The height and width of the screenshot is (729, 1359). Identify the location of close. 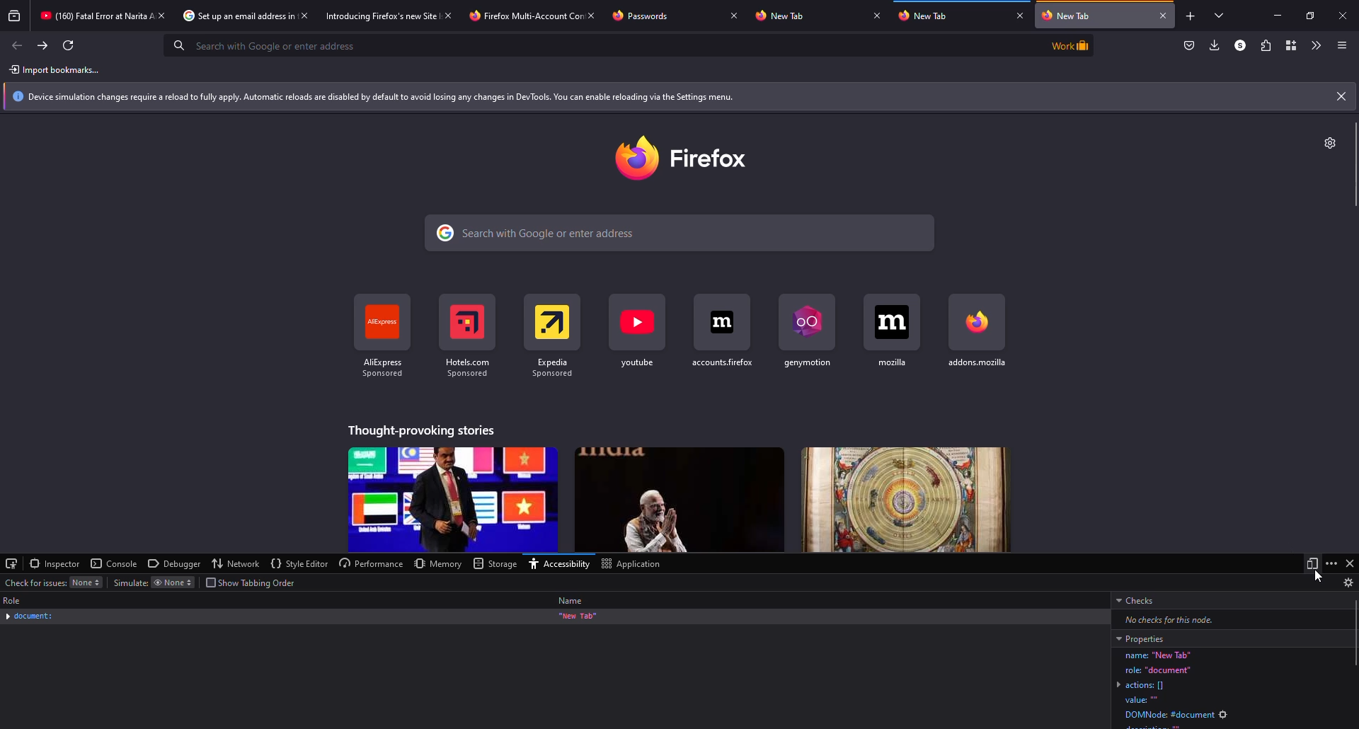
(1345, 13).